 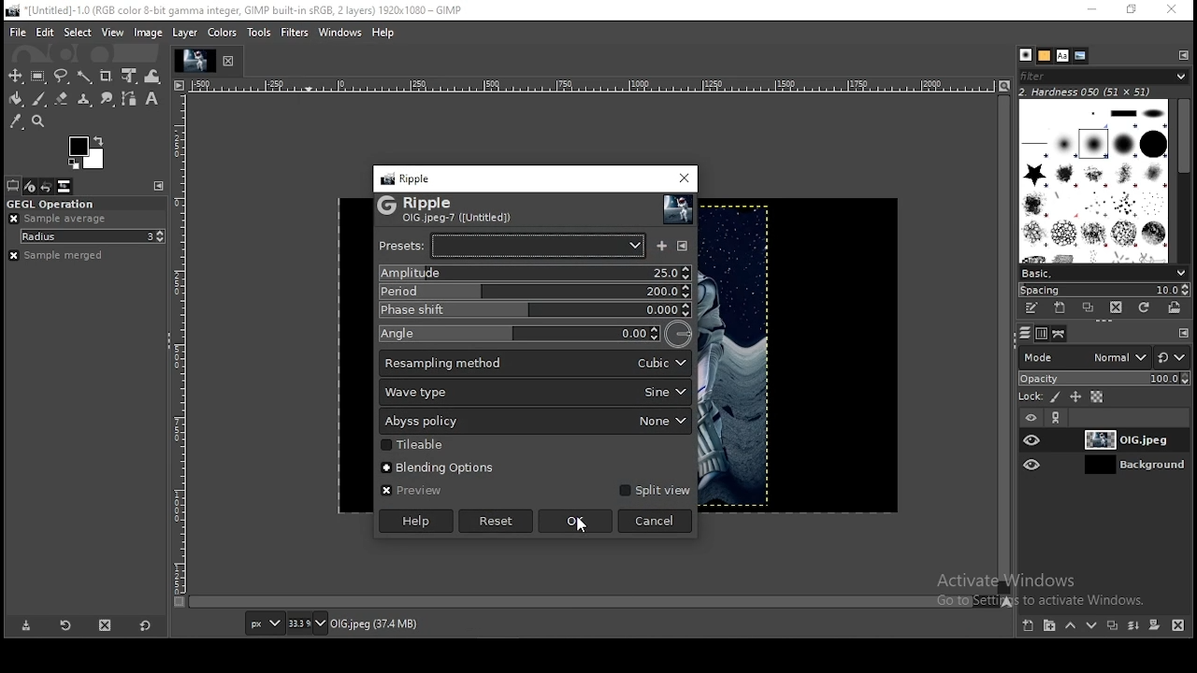 What do you see at coordinates (684, 178) in the screenshot?
I see `close window` at bounding box center [684, 178].